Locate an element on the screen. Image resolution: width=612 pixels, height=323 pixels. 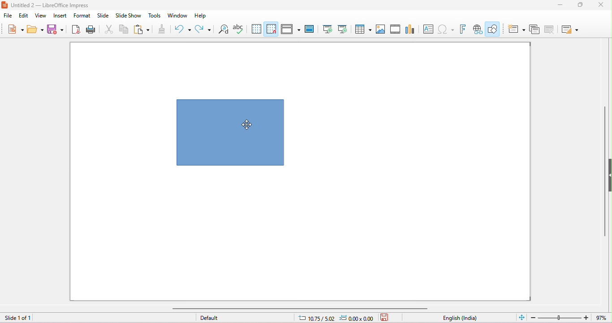
display grid is located at coordinates (257, 29).